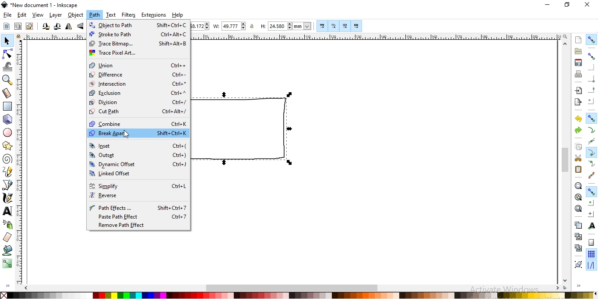  Describe the element at coordinates (136, 53) in the screenshot. I see `trace pixel art..` at that location.